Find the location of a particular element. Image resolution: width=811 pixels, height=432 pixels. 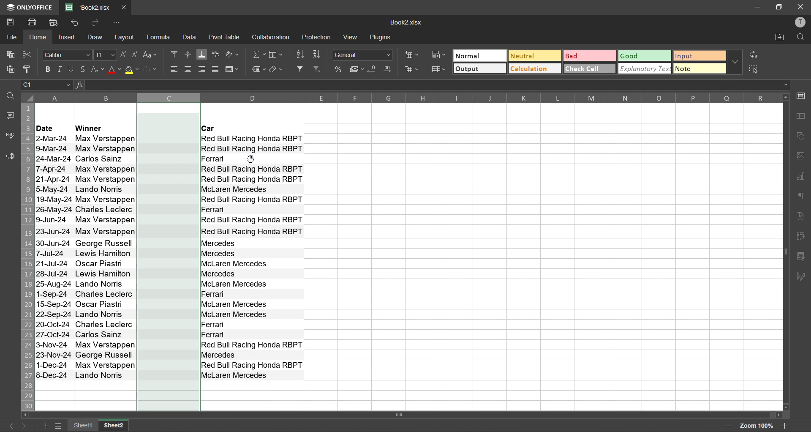

output is located at coordinates (479, 69).